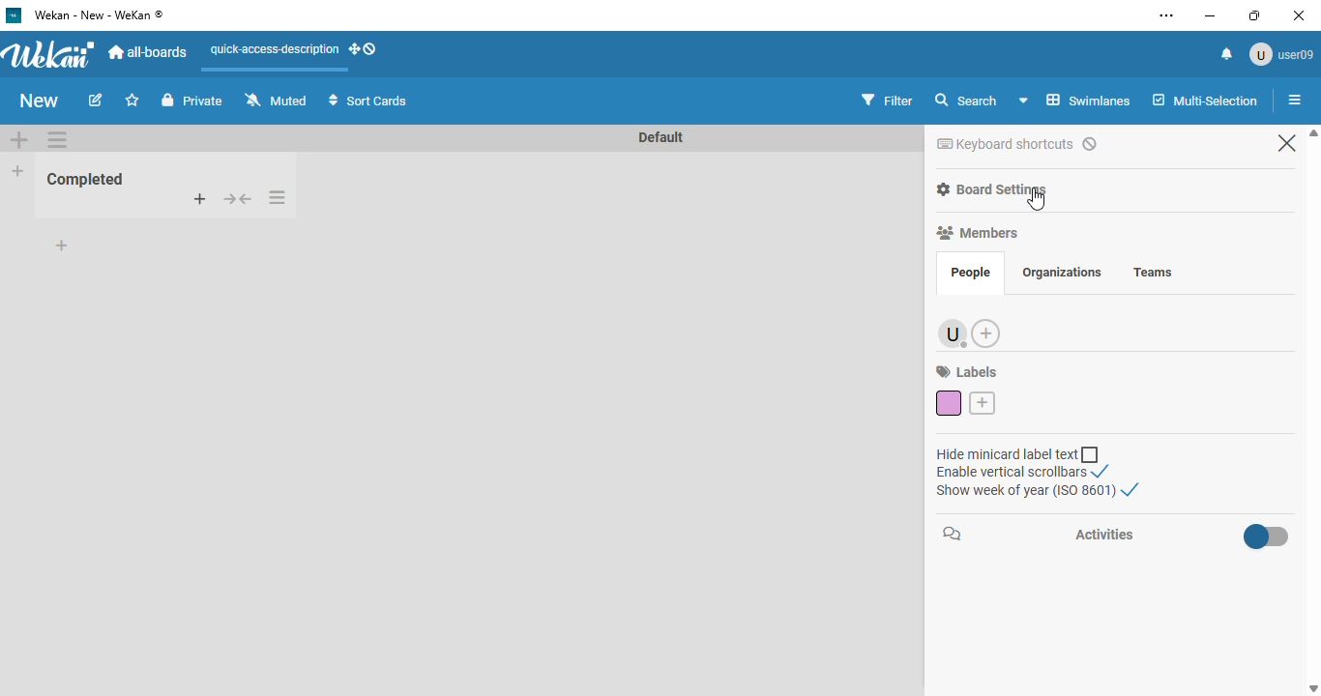 The width and height of the screenshot is (1321, 696). What do you see at coordinates (277, 197) in the screenshot?
I see `list actions` at bounding box center [277, 197].